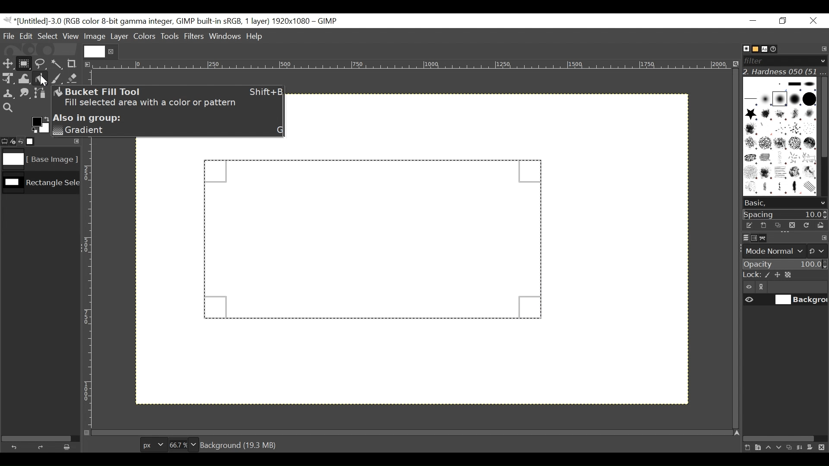 The image size is (829, 466). I want to click on Lower the layer, so click(779, 447).